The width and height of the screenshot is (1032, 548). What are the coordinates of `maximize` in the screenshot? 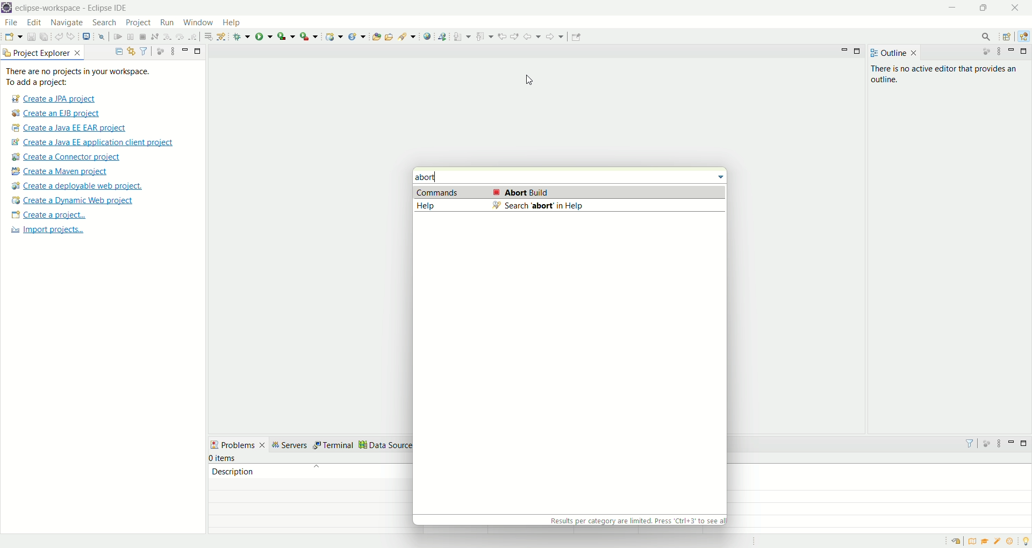 It's located at (982, 8).